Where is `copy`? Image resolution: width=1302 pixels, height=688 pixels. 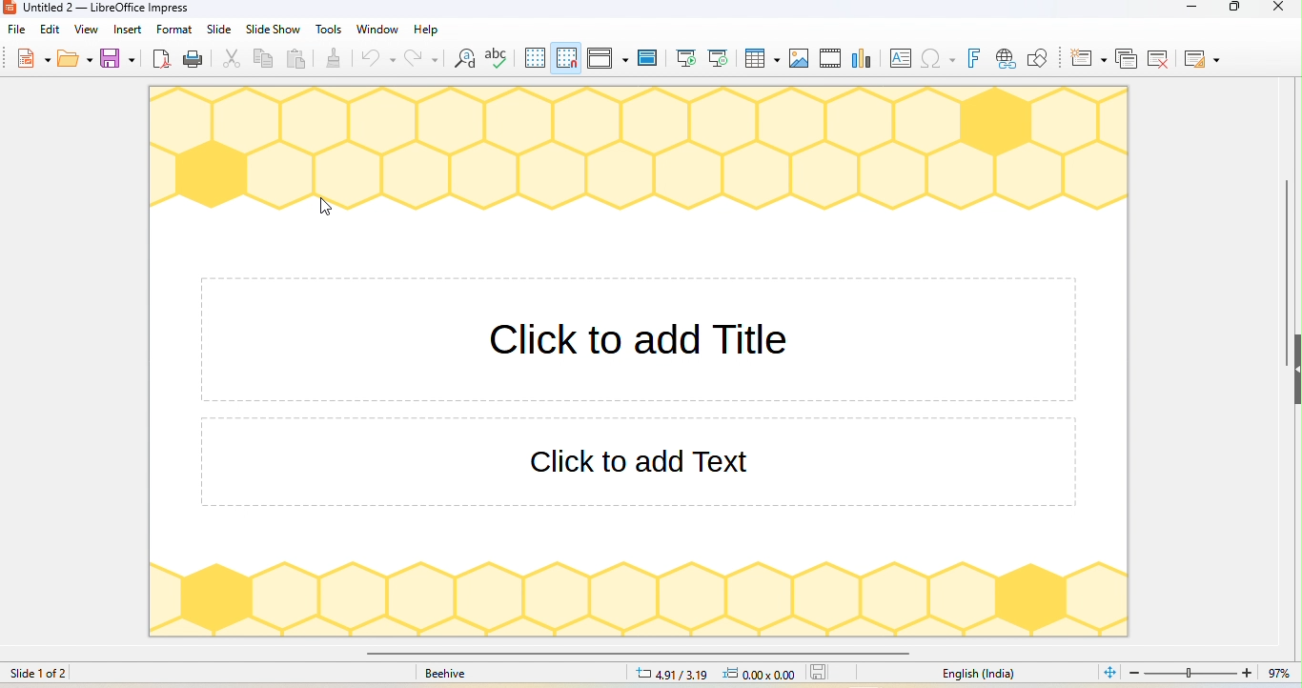
copy is located at coordinates (264, 58).